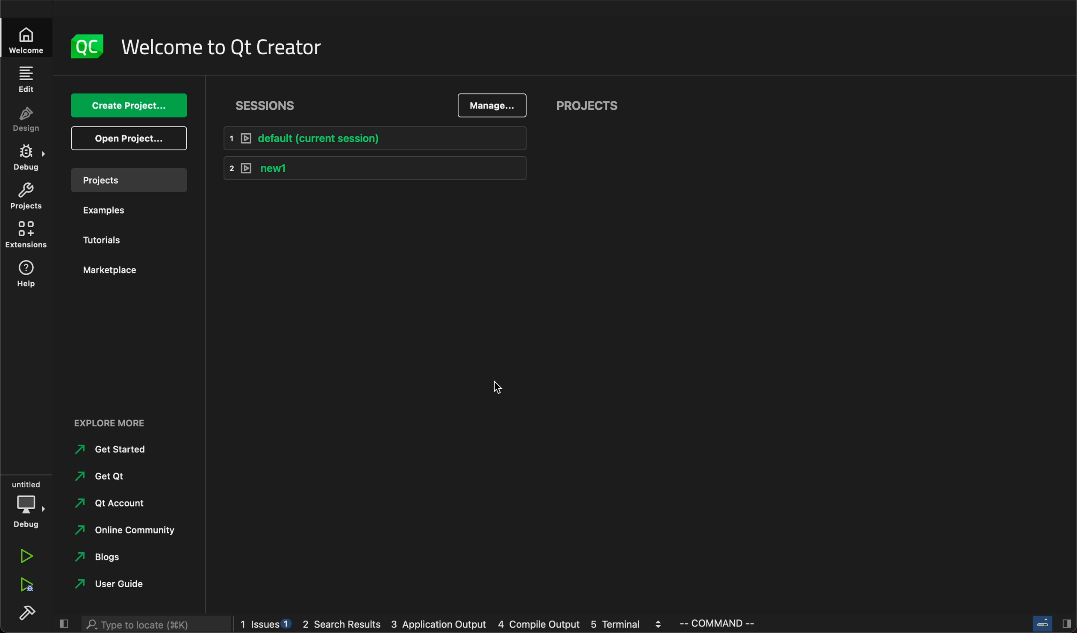  I want to click on run, so click(27, 555).